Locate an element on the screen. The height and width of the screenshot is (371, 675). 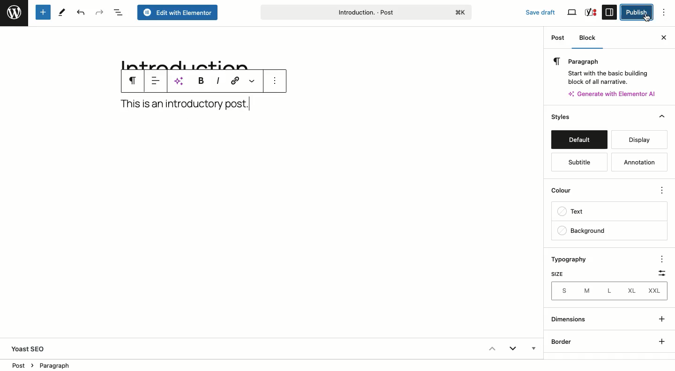
Paragraph is located at coordinates (132, 80).